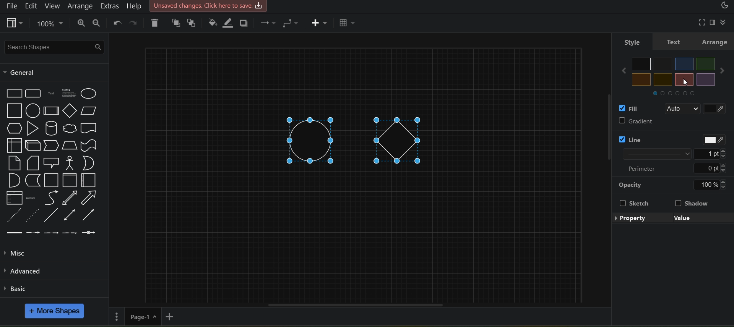  What do you see at coordinates (664, 79) in the screenshot?
I see `` at bounding box center [664, 79].